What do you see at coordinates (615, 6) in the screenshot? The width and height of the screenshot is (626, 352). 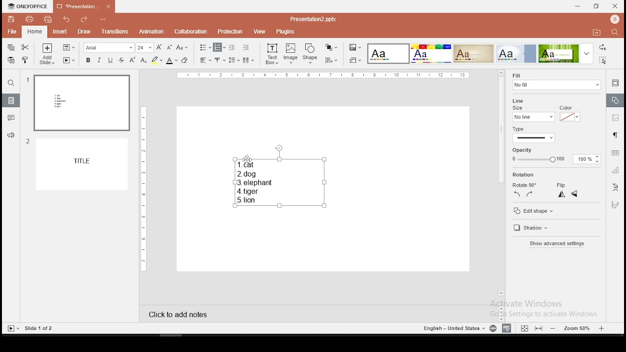 I see `close window` at bounding box center [615, 6].